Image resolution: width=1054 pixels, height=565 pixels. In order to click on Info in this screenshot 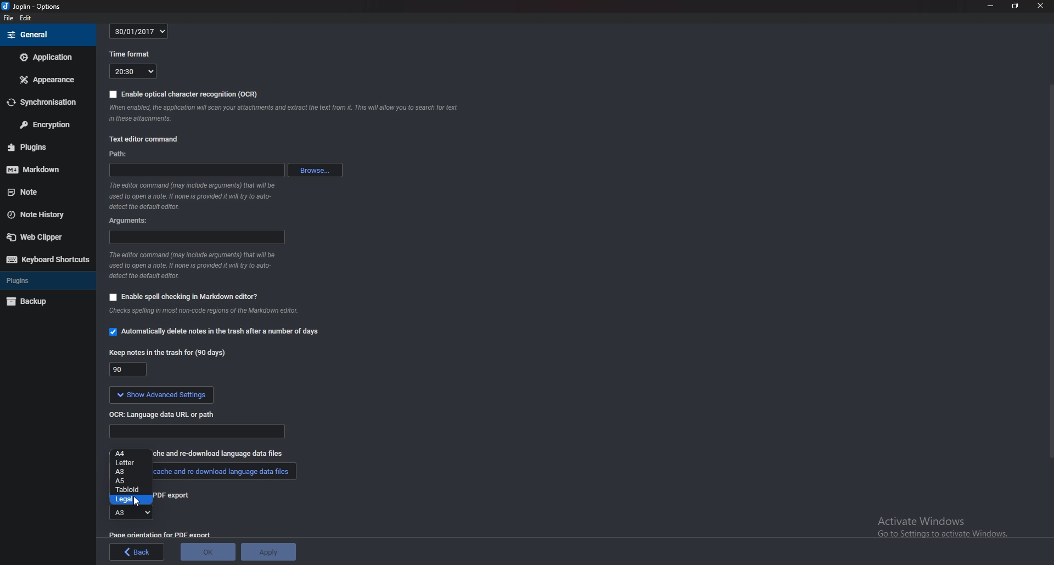, I will do `click(286, 114)`.